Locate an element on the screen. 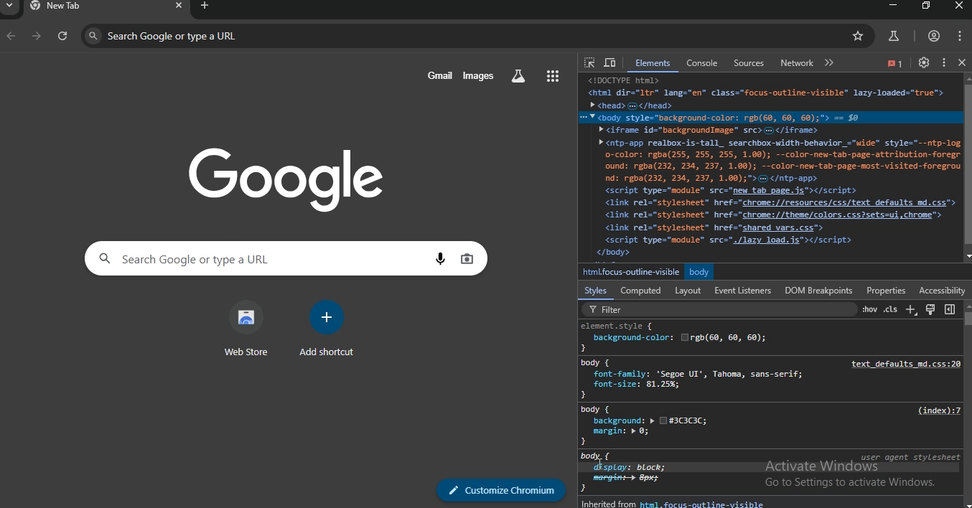  bookmark page is located at coordinates (859, 37).